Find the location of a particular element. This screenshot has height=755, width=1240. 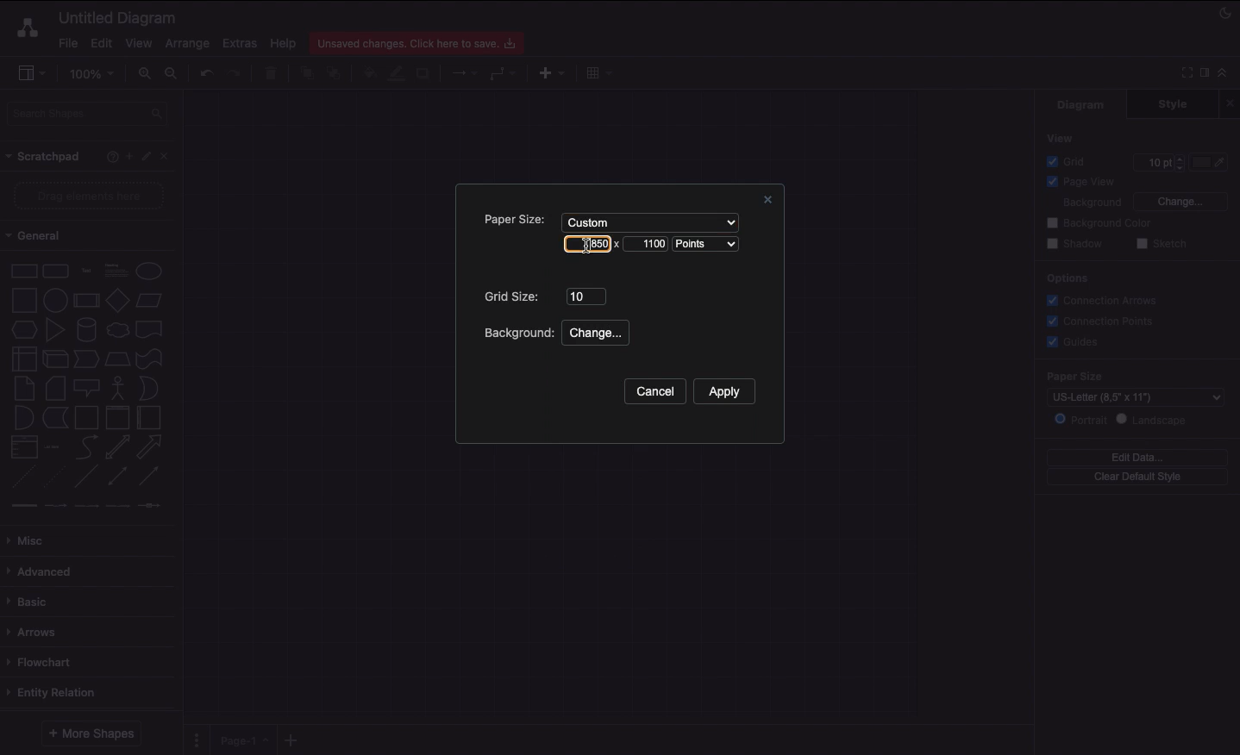

Apply is located at coordinates (723, 391).